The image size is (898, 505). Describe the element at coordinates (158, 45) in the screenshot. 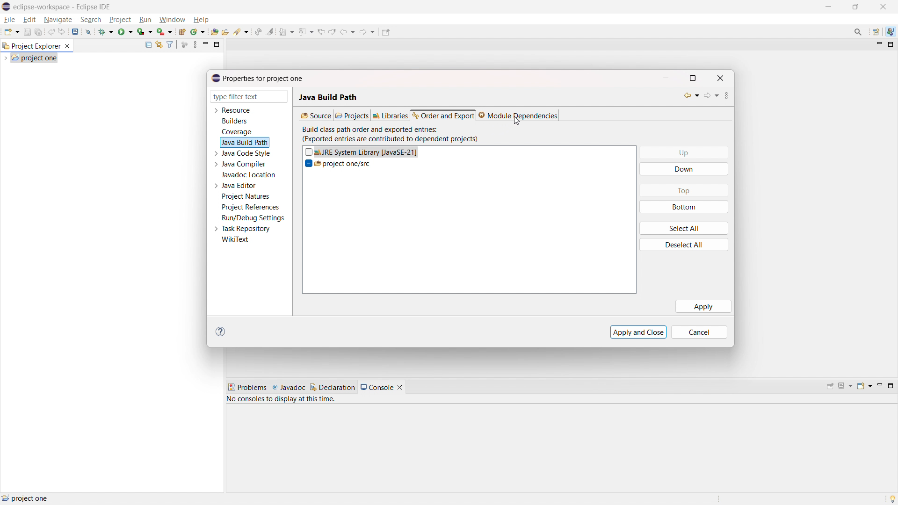

I see `link to editor` at that location.